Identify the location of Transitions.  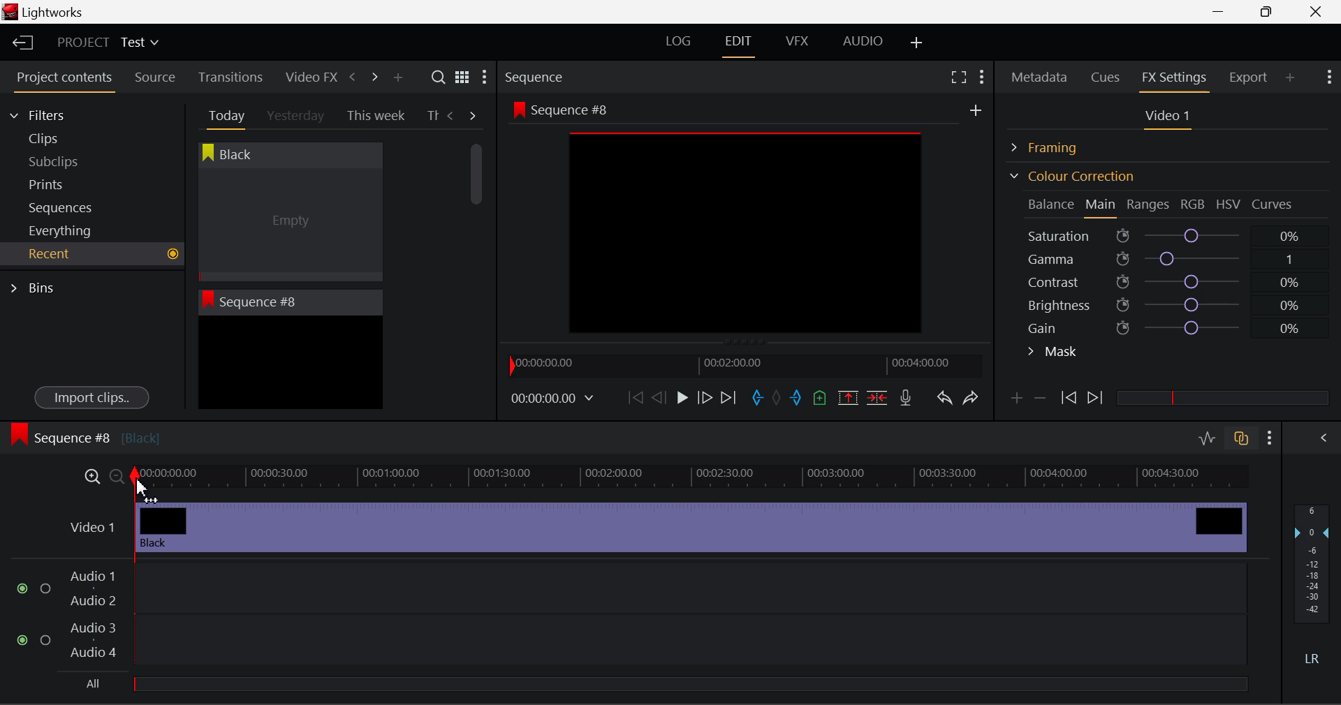
(230, 77).